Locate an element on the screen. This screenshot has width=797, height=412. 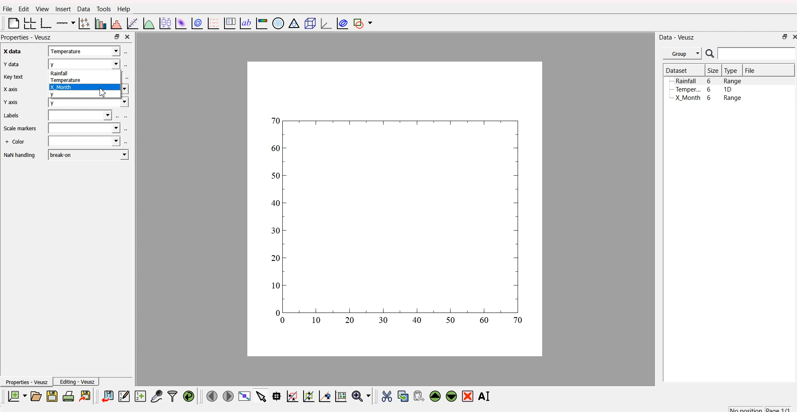
blank page is located at coordinates (12, 25).